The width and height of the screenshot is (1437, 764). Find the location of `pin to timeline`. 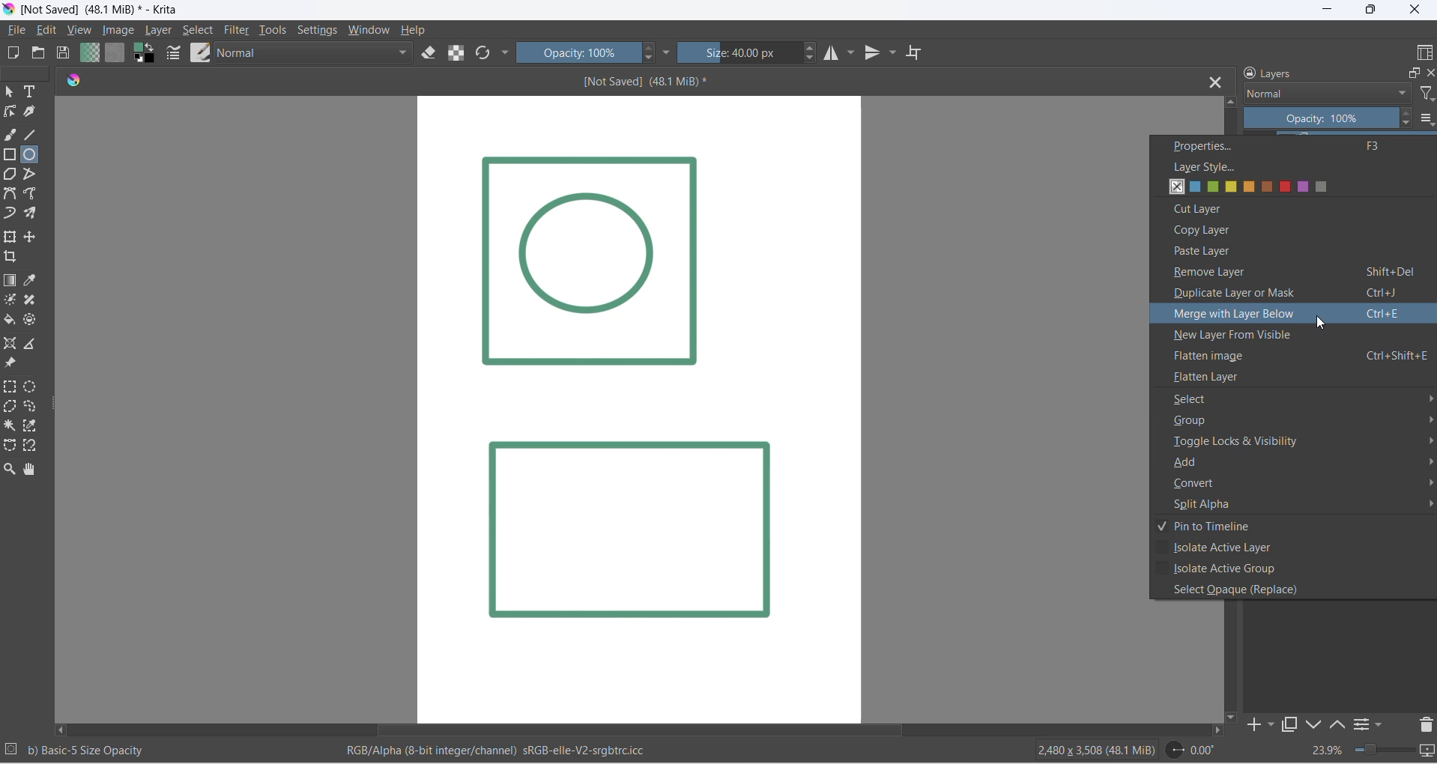

pin to timeline is located at coordinates (1290, 527).